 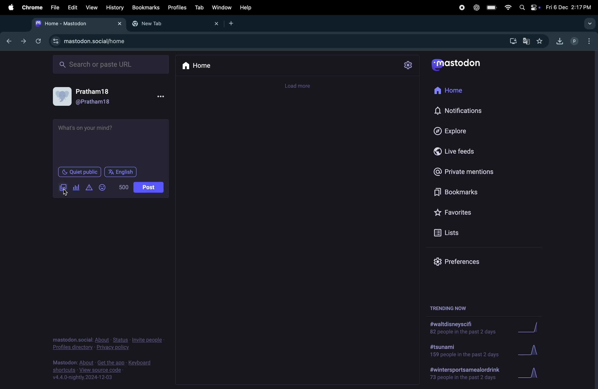 What do you see at coordinates (455, 92) in the screenshot?
I see `home` at bounding box center [455, 92].